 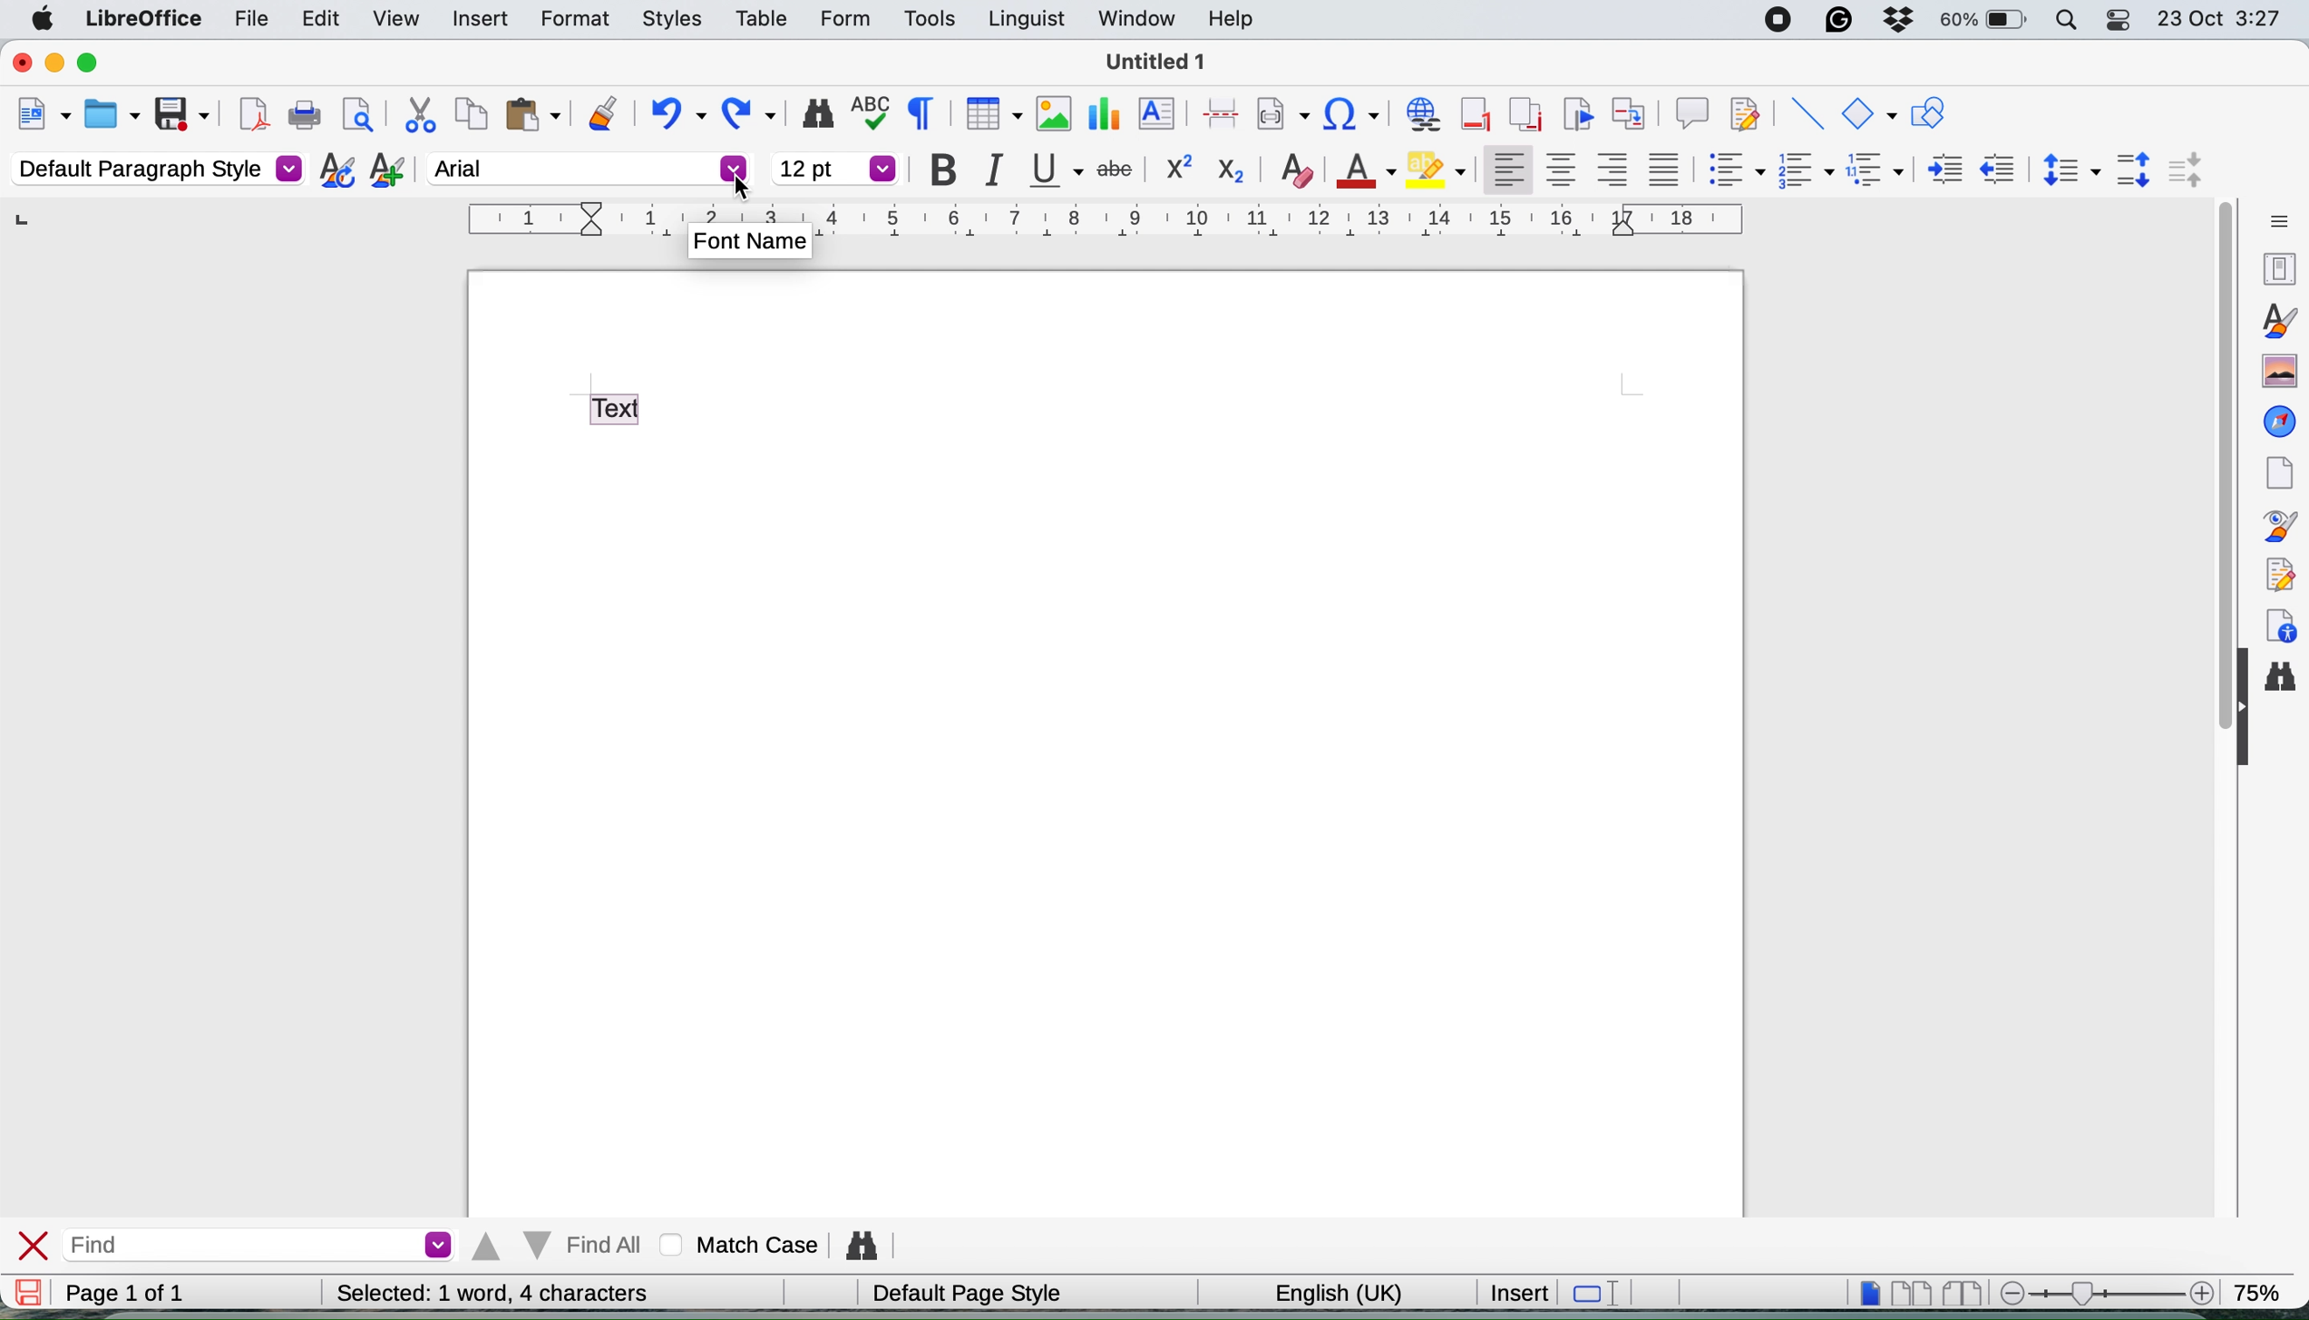 What do you see at coordinates (619, 406) in the screenshot?
I see `highlight text` at bounding box center [619, 406].